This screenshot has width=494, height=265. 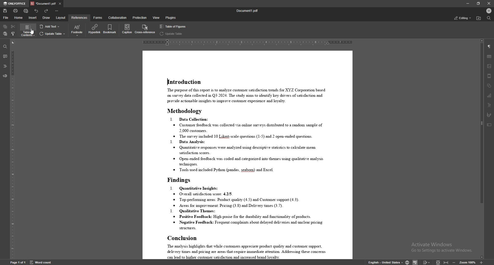 I want to click on image, so click(x=489, y=66).